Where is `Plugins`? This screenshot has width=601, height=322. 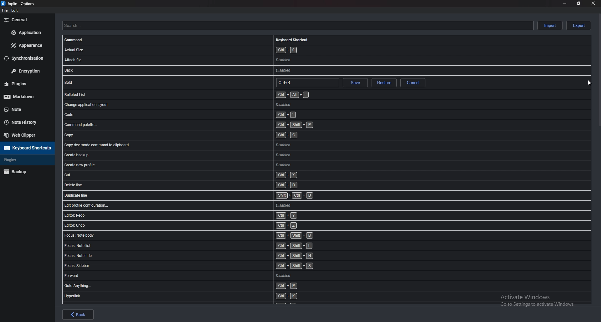
Plugins is located at coordinates (25, 160).